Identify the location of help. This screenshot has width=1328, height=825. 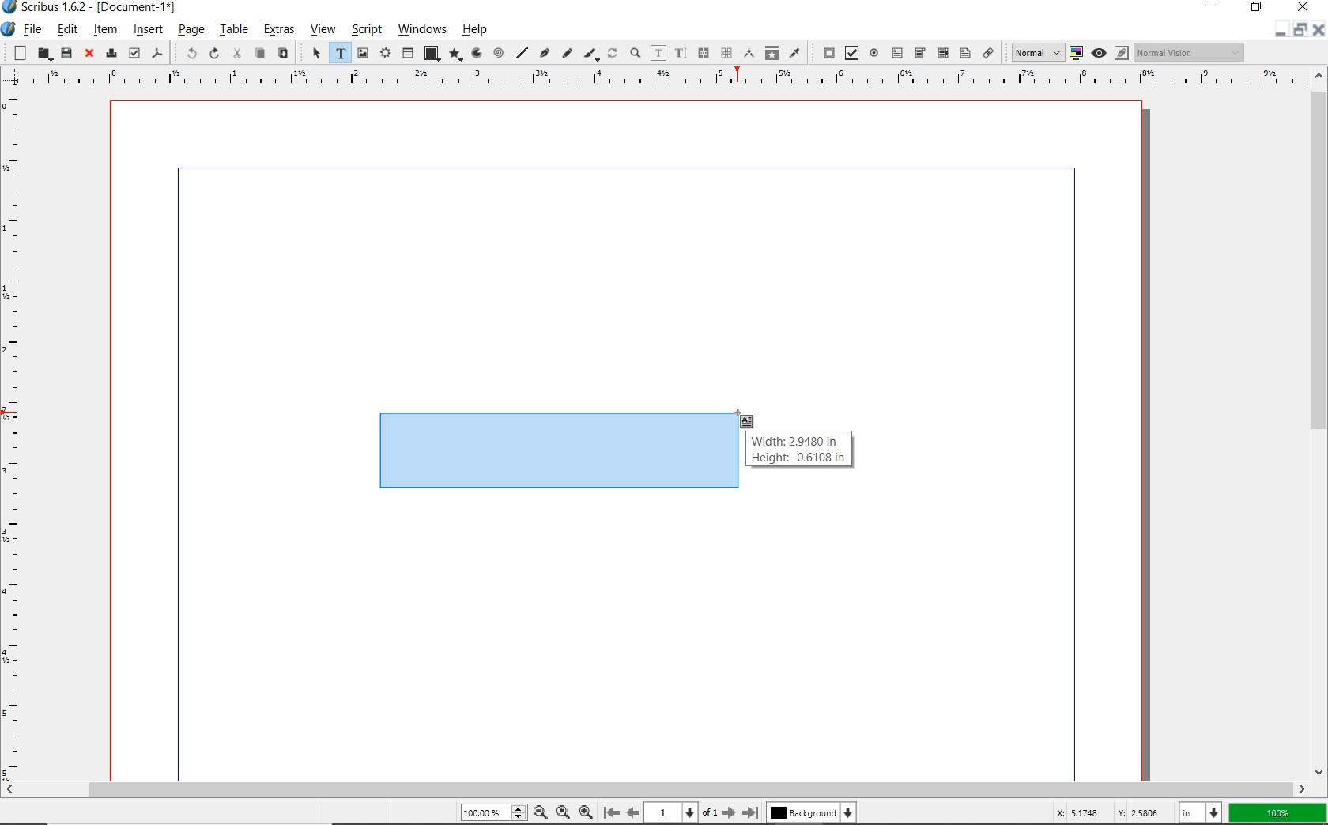
(478, 29).